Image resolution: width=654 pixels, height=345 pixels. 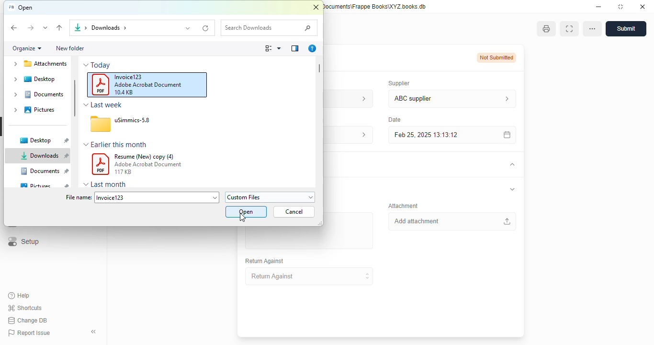 What do you see at coordinates (319, 68) in the screenshot?
I see `scroll bar` at bounding box center [319, 68].